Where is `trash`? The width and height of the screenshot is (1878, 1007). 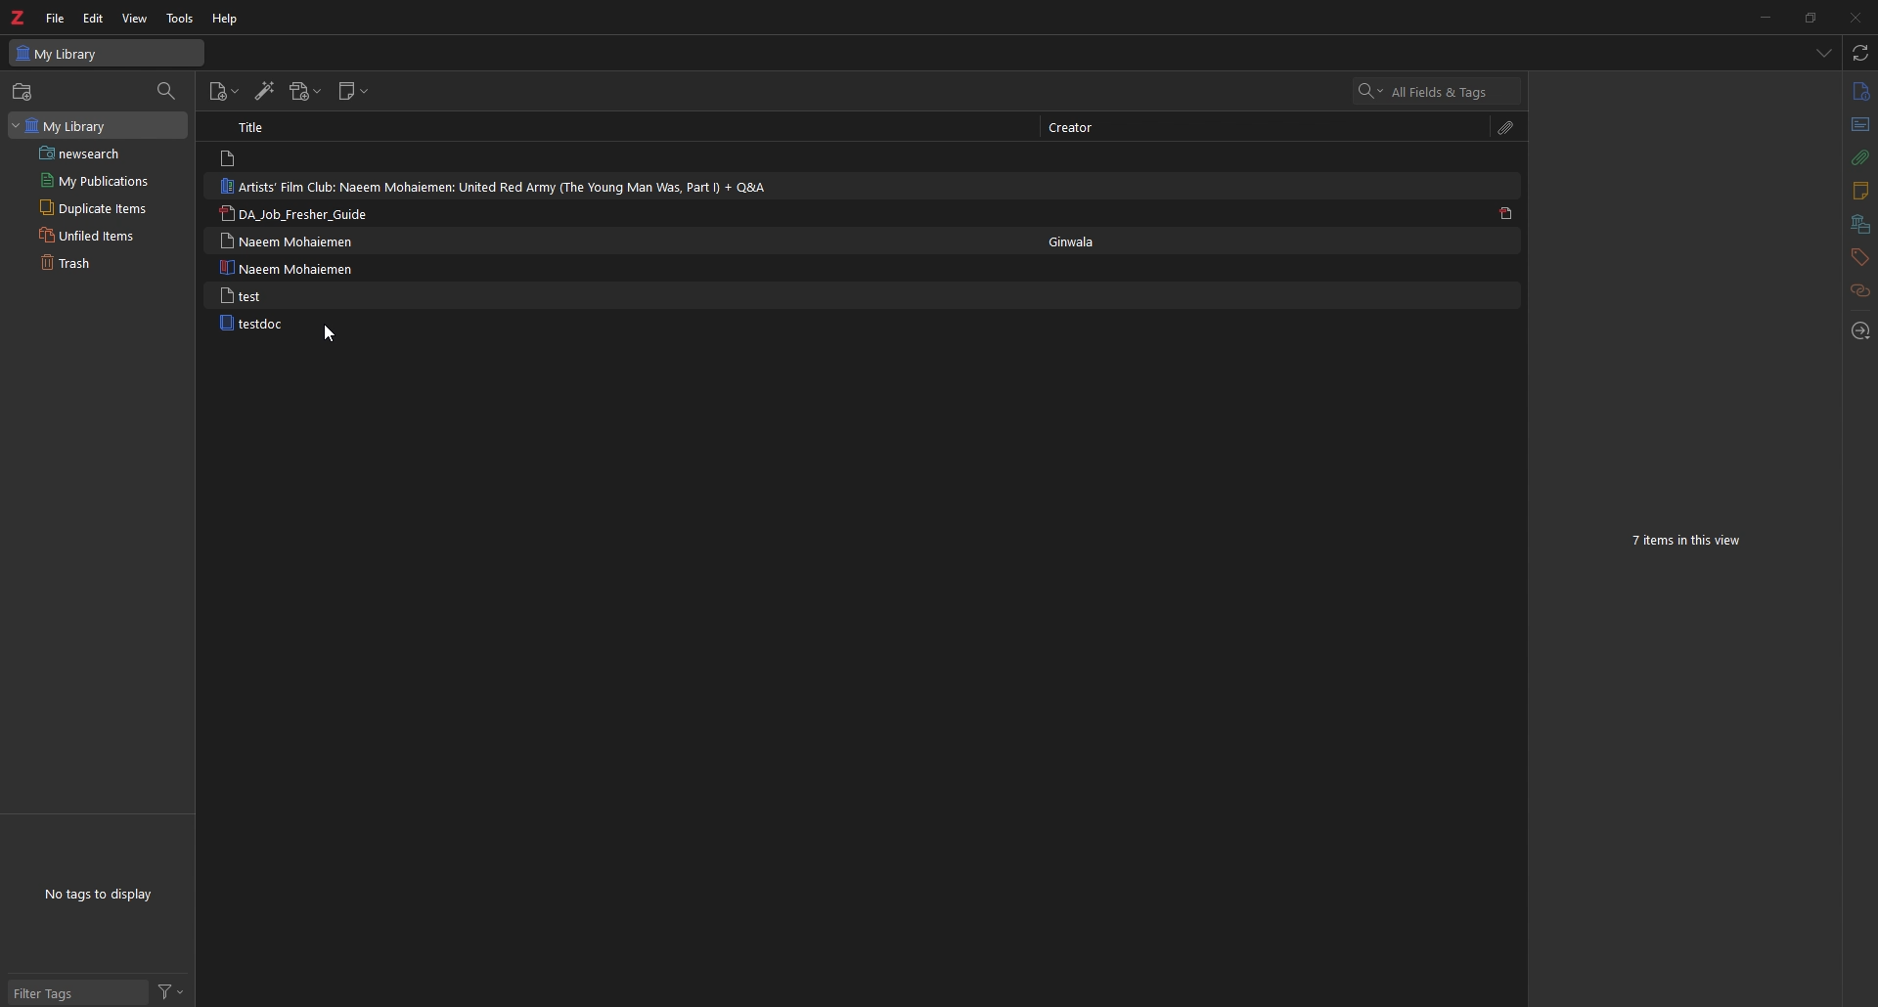 trash is located at coordinates (89, 263).